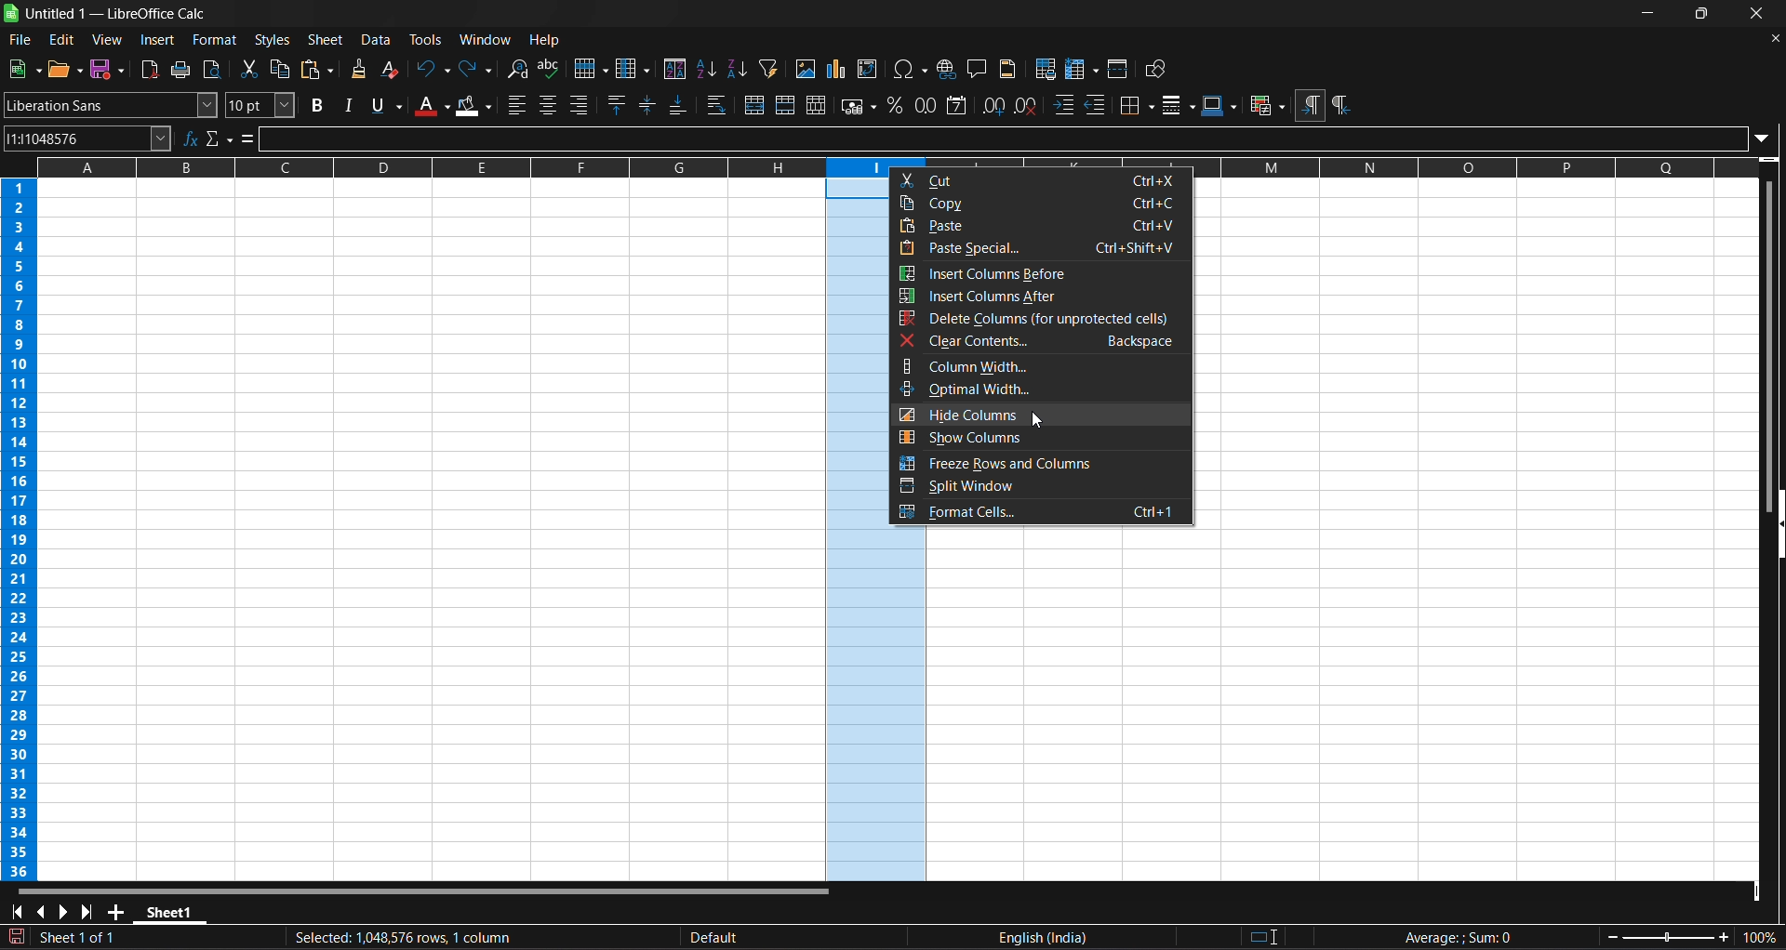 This screenshot has width=1786, height=950. Describe the element at coordinates (1342, 106) in the screenshot. I see `right to left` at that location.